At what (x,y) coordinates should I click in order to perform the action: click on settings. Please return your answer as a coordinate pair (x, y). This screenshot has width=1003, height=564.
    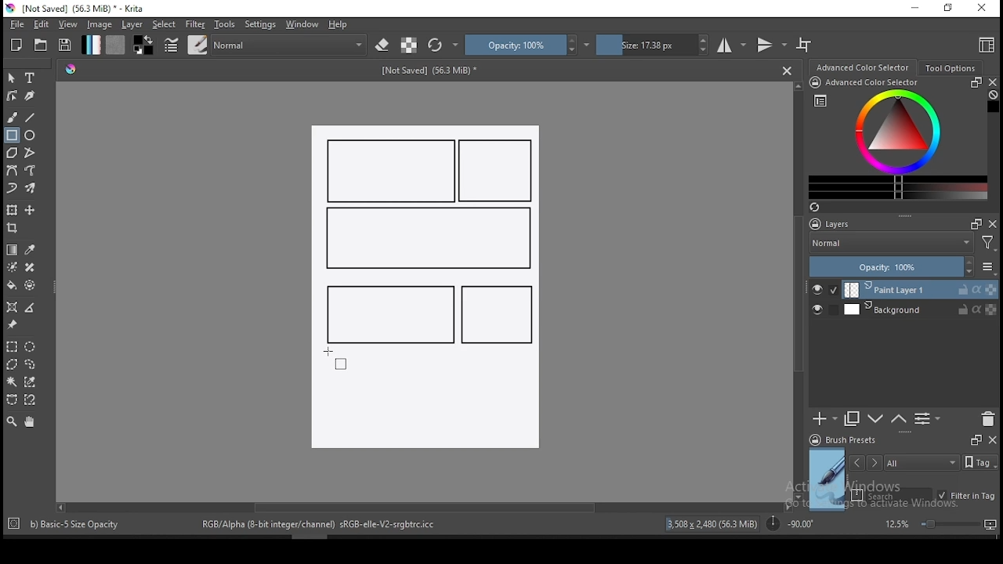
    Looking at the image, I should click on (260, 24).